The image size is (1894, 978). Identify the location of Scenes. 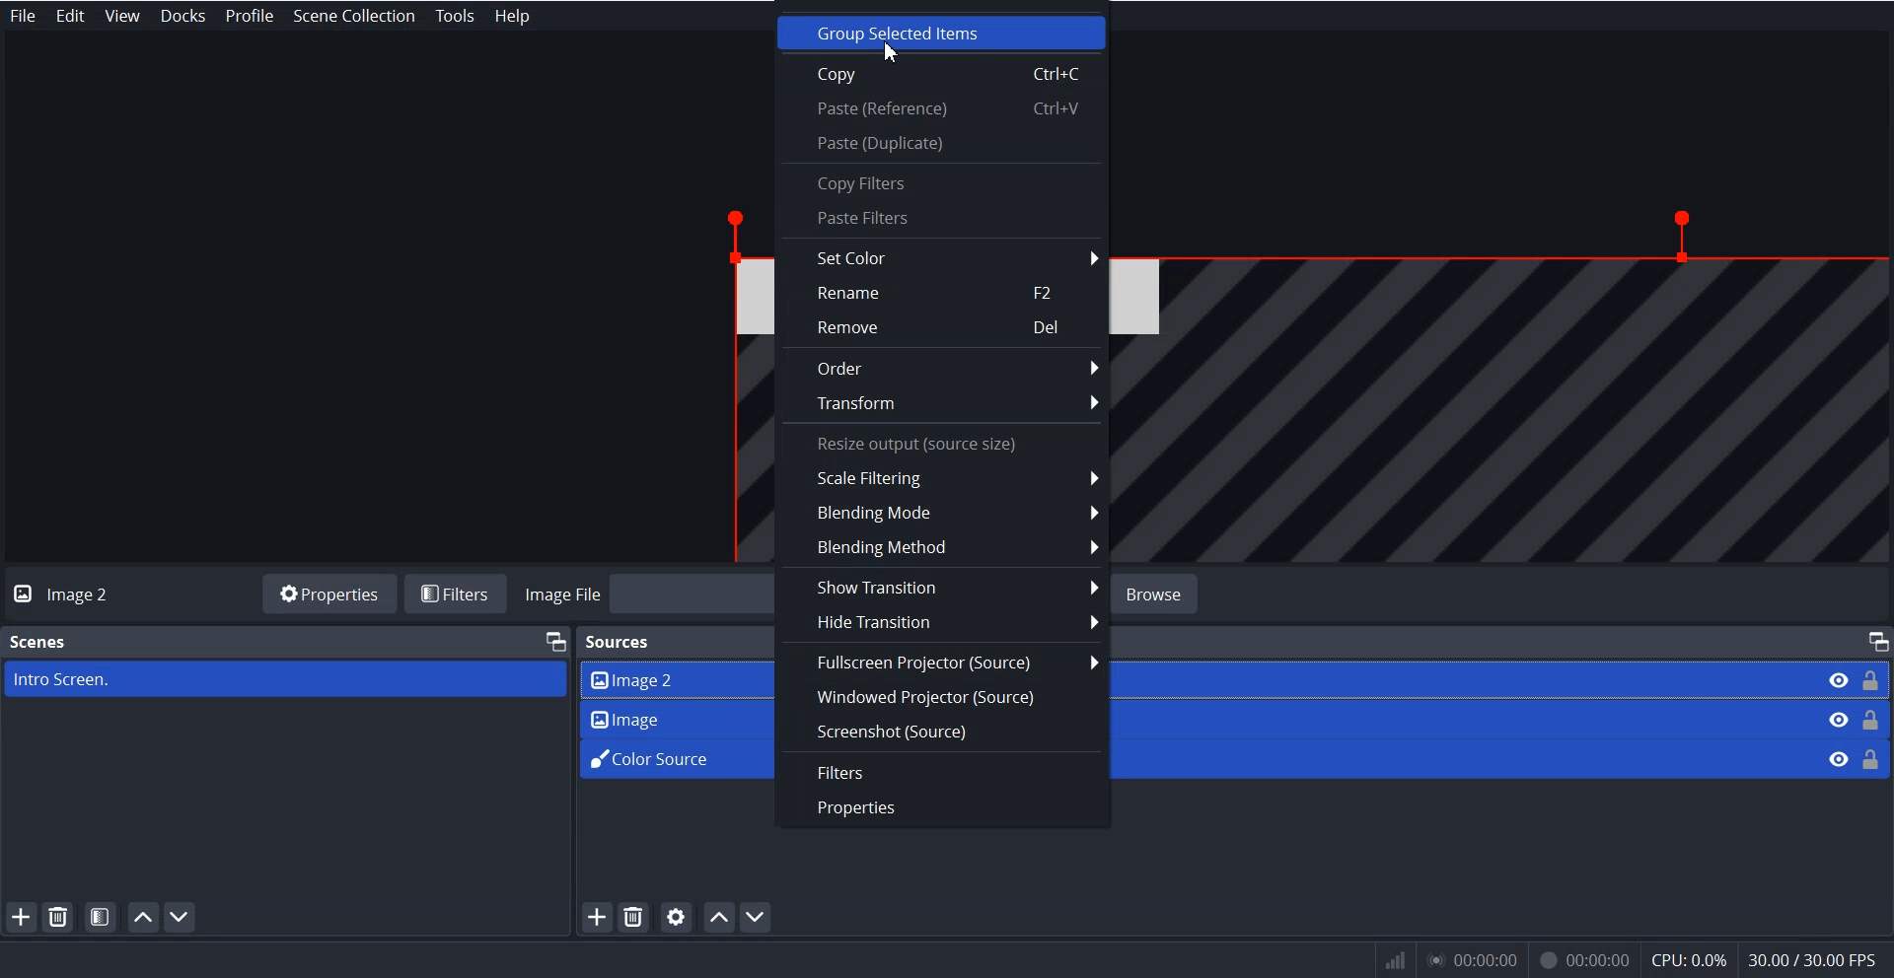
(37, 642).